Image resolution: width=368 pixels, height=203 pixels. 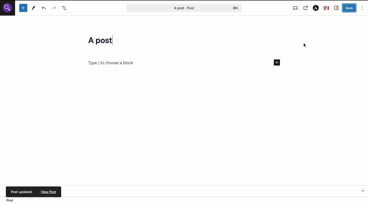 I want to click on Document overview, so click(x=64, y=8).